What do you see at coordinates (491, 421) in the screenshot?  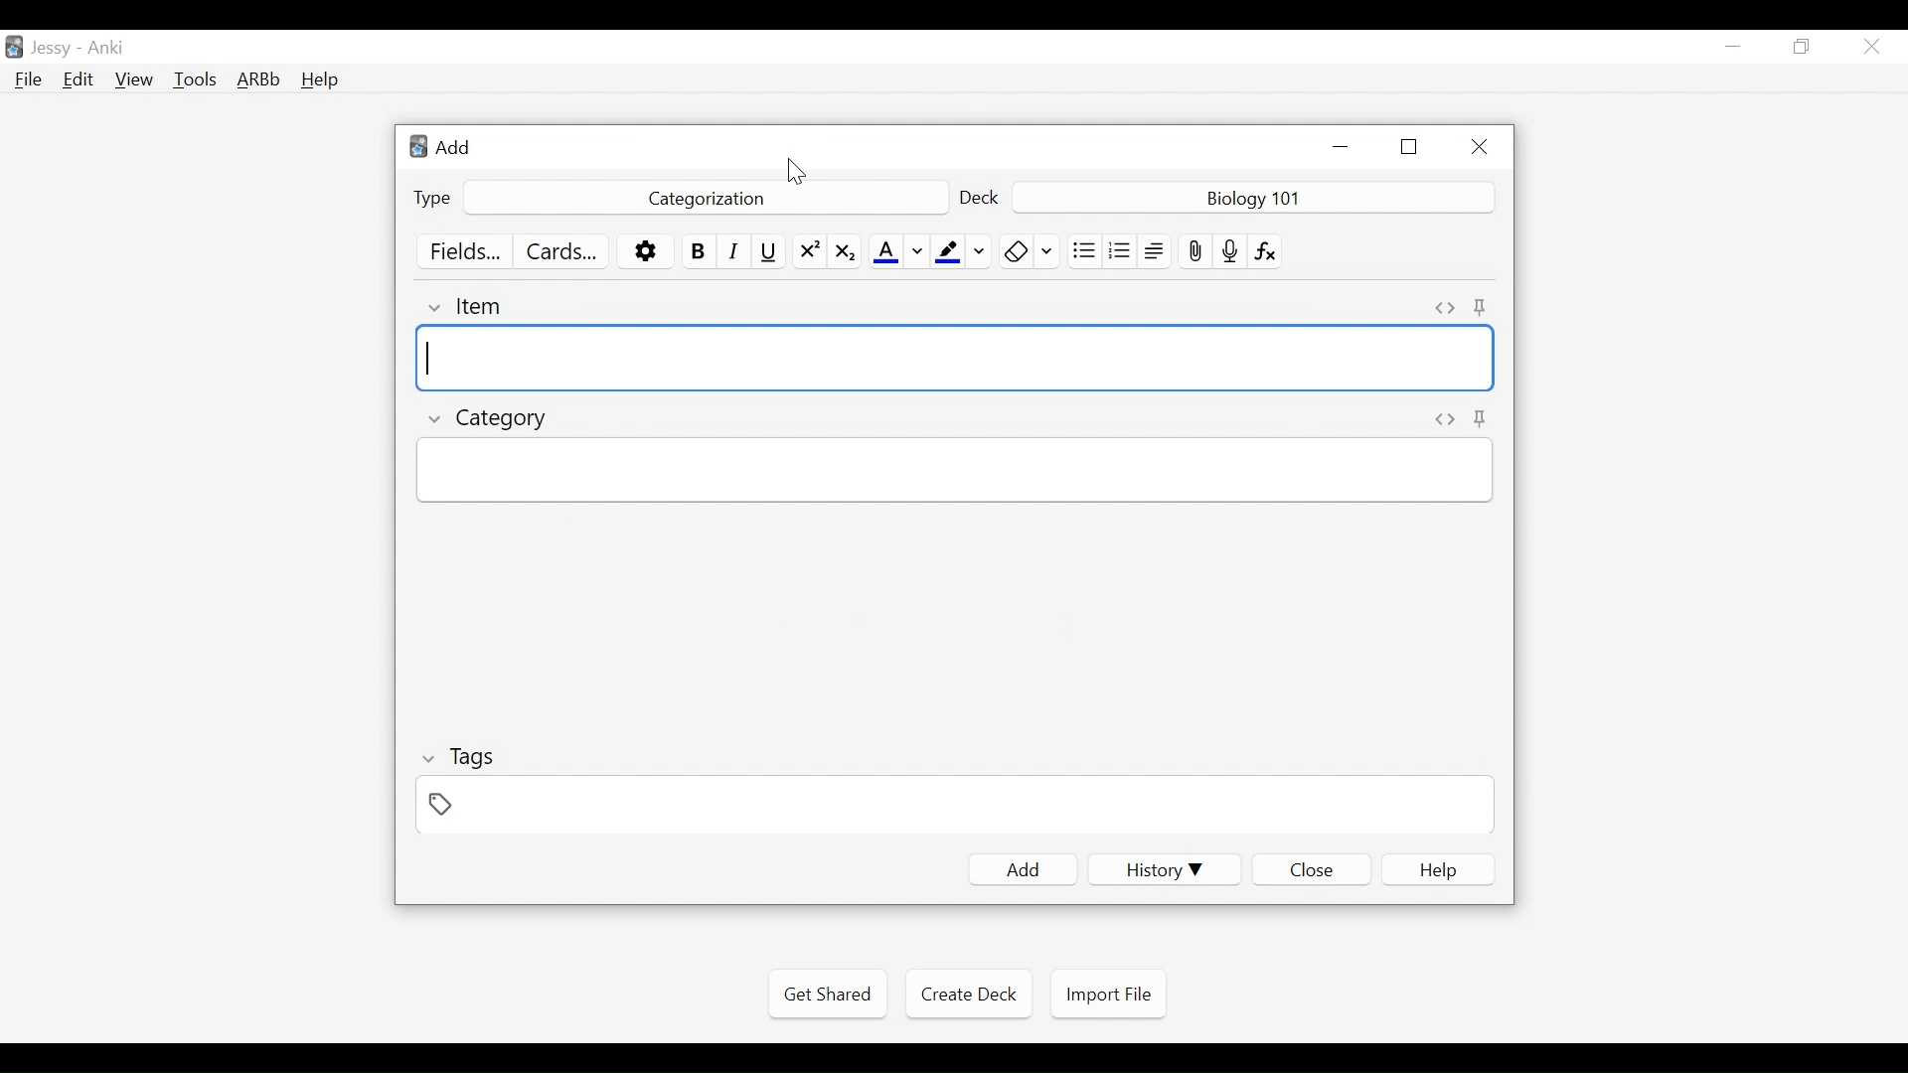 I see `Category` at bounding box center [491, 421].